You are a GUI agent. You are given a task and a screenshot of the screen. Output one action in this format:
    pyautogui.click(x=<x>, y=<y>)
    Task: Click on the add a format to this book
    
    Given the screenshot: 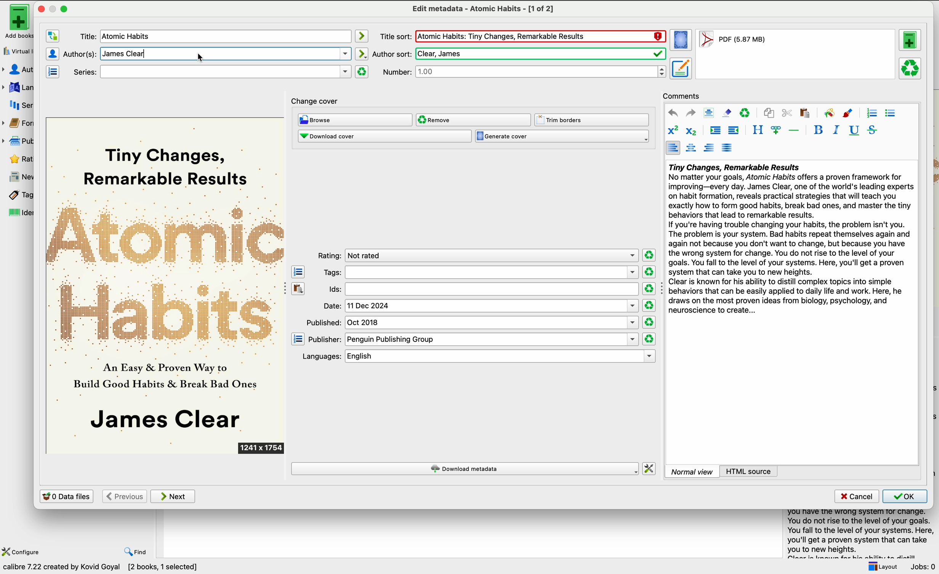 What is the action you would take?
    pyautogui.click(x=911, y=42)
    